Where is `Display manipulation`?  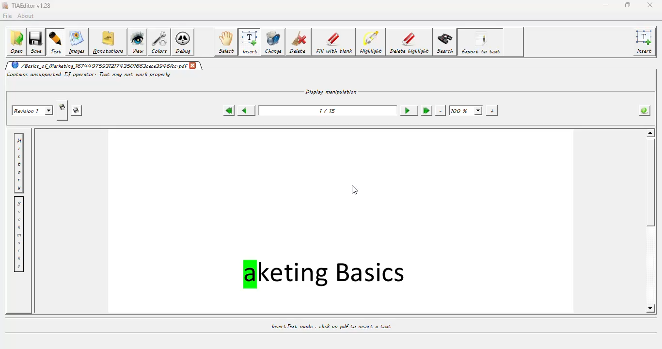
Display manipulation is located at coordinates (332, 91).